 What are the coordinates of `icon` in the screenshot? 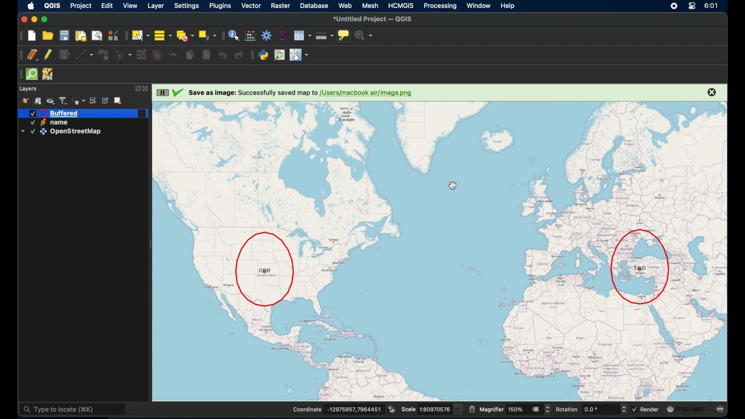 It's located at (43, 132).